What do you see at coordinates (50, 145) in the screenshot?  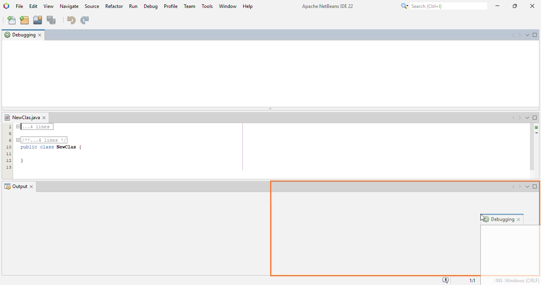 I see `--.4 Lines |
TTT]
public class NewClas |
}` at bounding box center [50, 145].